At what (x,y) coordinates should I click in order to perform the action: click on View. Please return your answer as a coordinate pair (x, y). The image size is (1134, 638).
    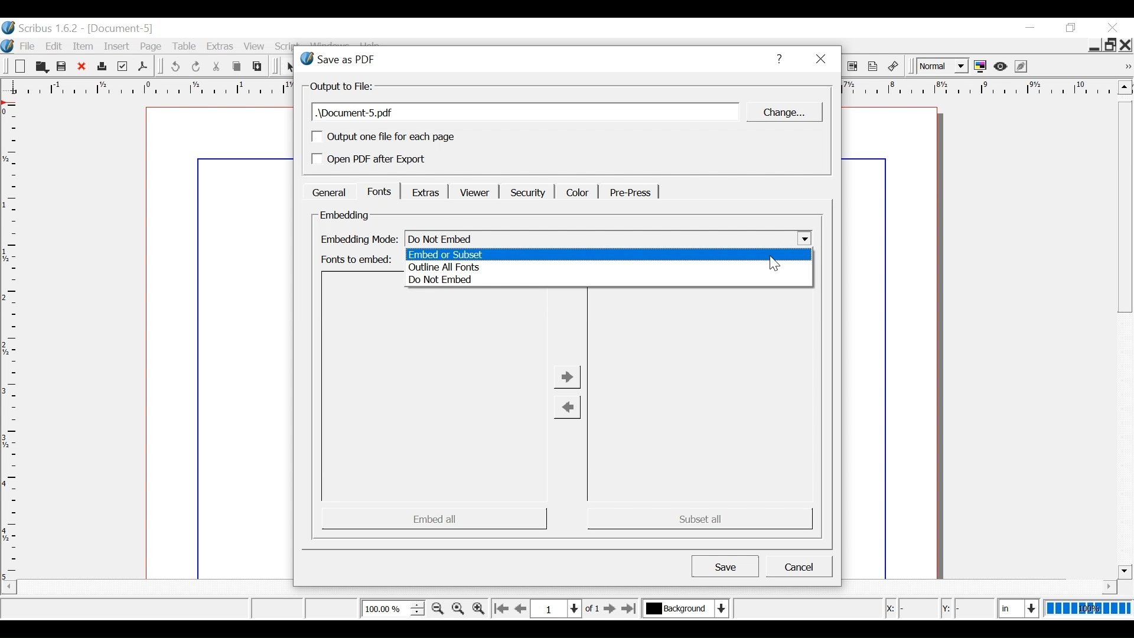
    Looking at the image, I should click on (255, 47).